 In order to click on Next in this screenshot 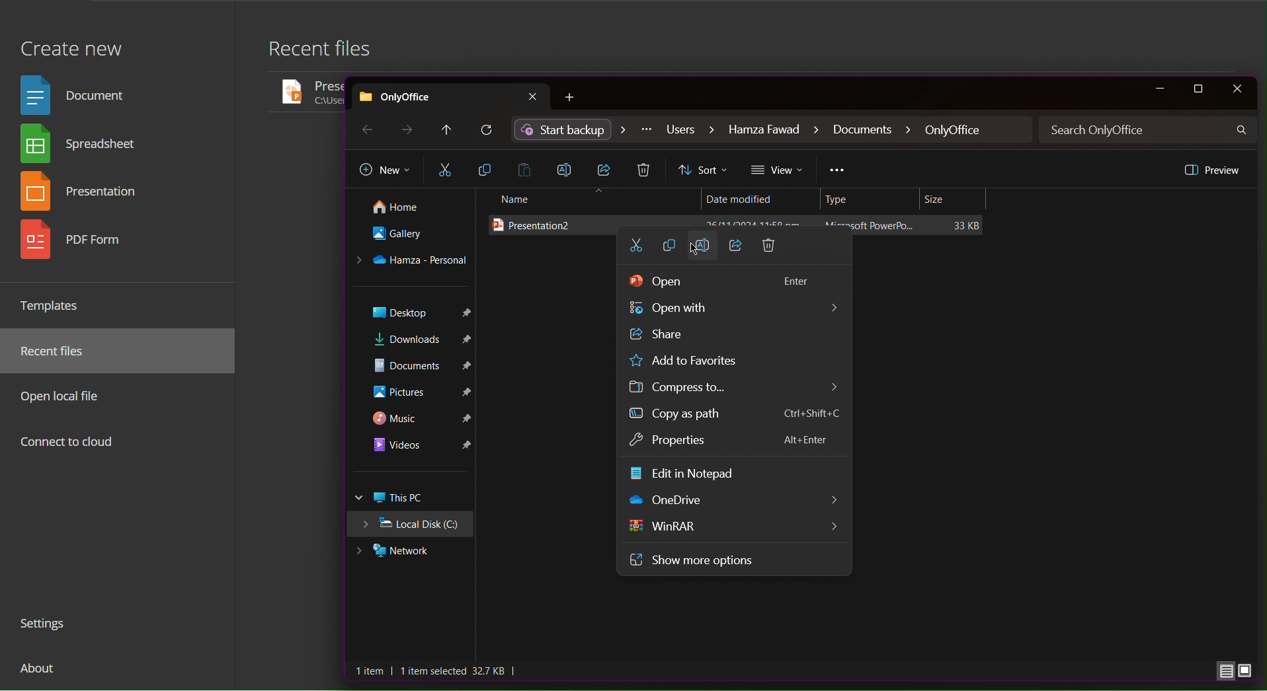, I will do `click(409, 129)`.